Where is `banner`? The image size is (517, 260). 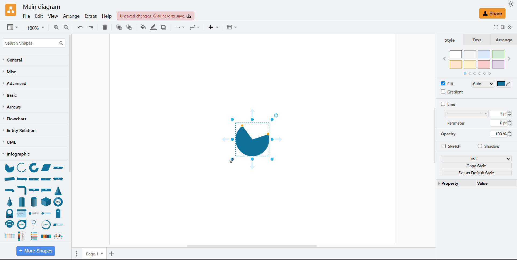
banner is located at coordinates (58, 179).